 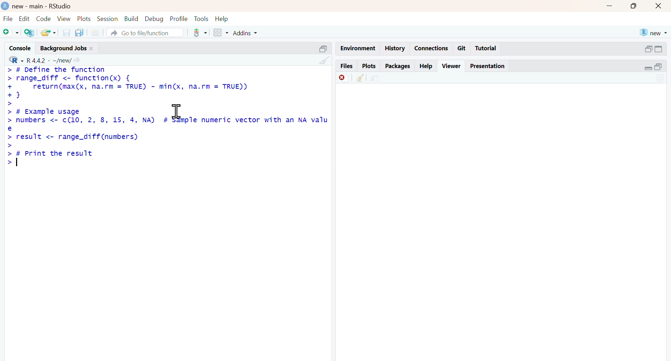 What do you see at coordinates (201, 32) in the screenshot?
I see `tools` at bounding box center [201, 32].